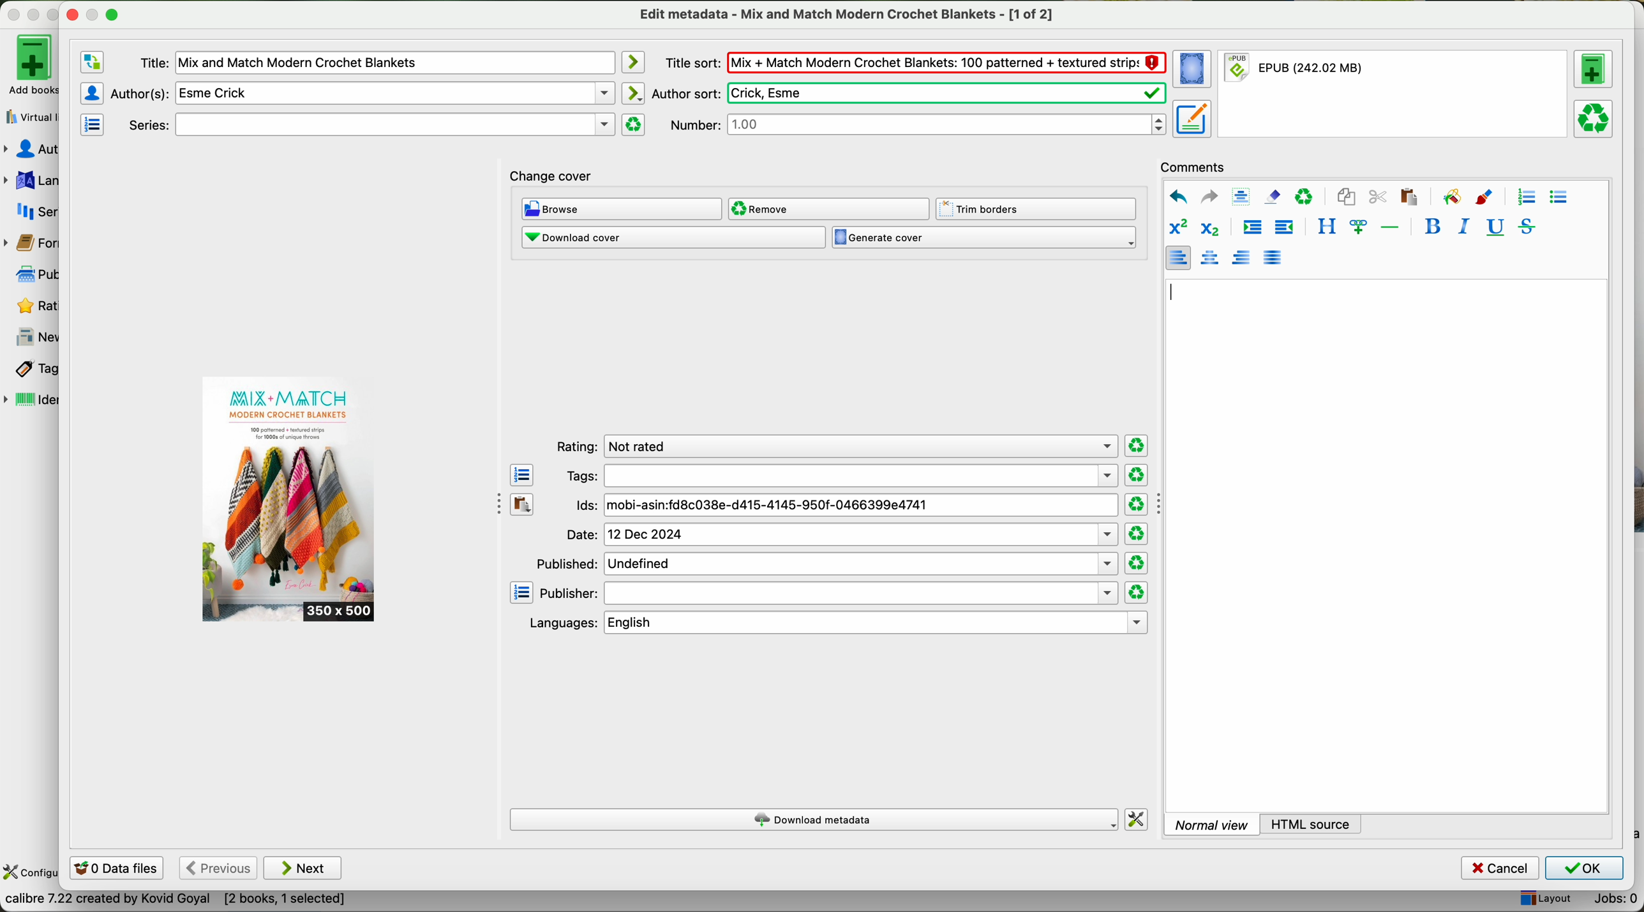 This screenshot has width=1644, height=912. I want to click on title sort, so click(915, 62).